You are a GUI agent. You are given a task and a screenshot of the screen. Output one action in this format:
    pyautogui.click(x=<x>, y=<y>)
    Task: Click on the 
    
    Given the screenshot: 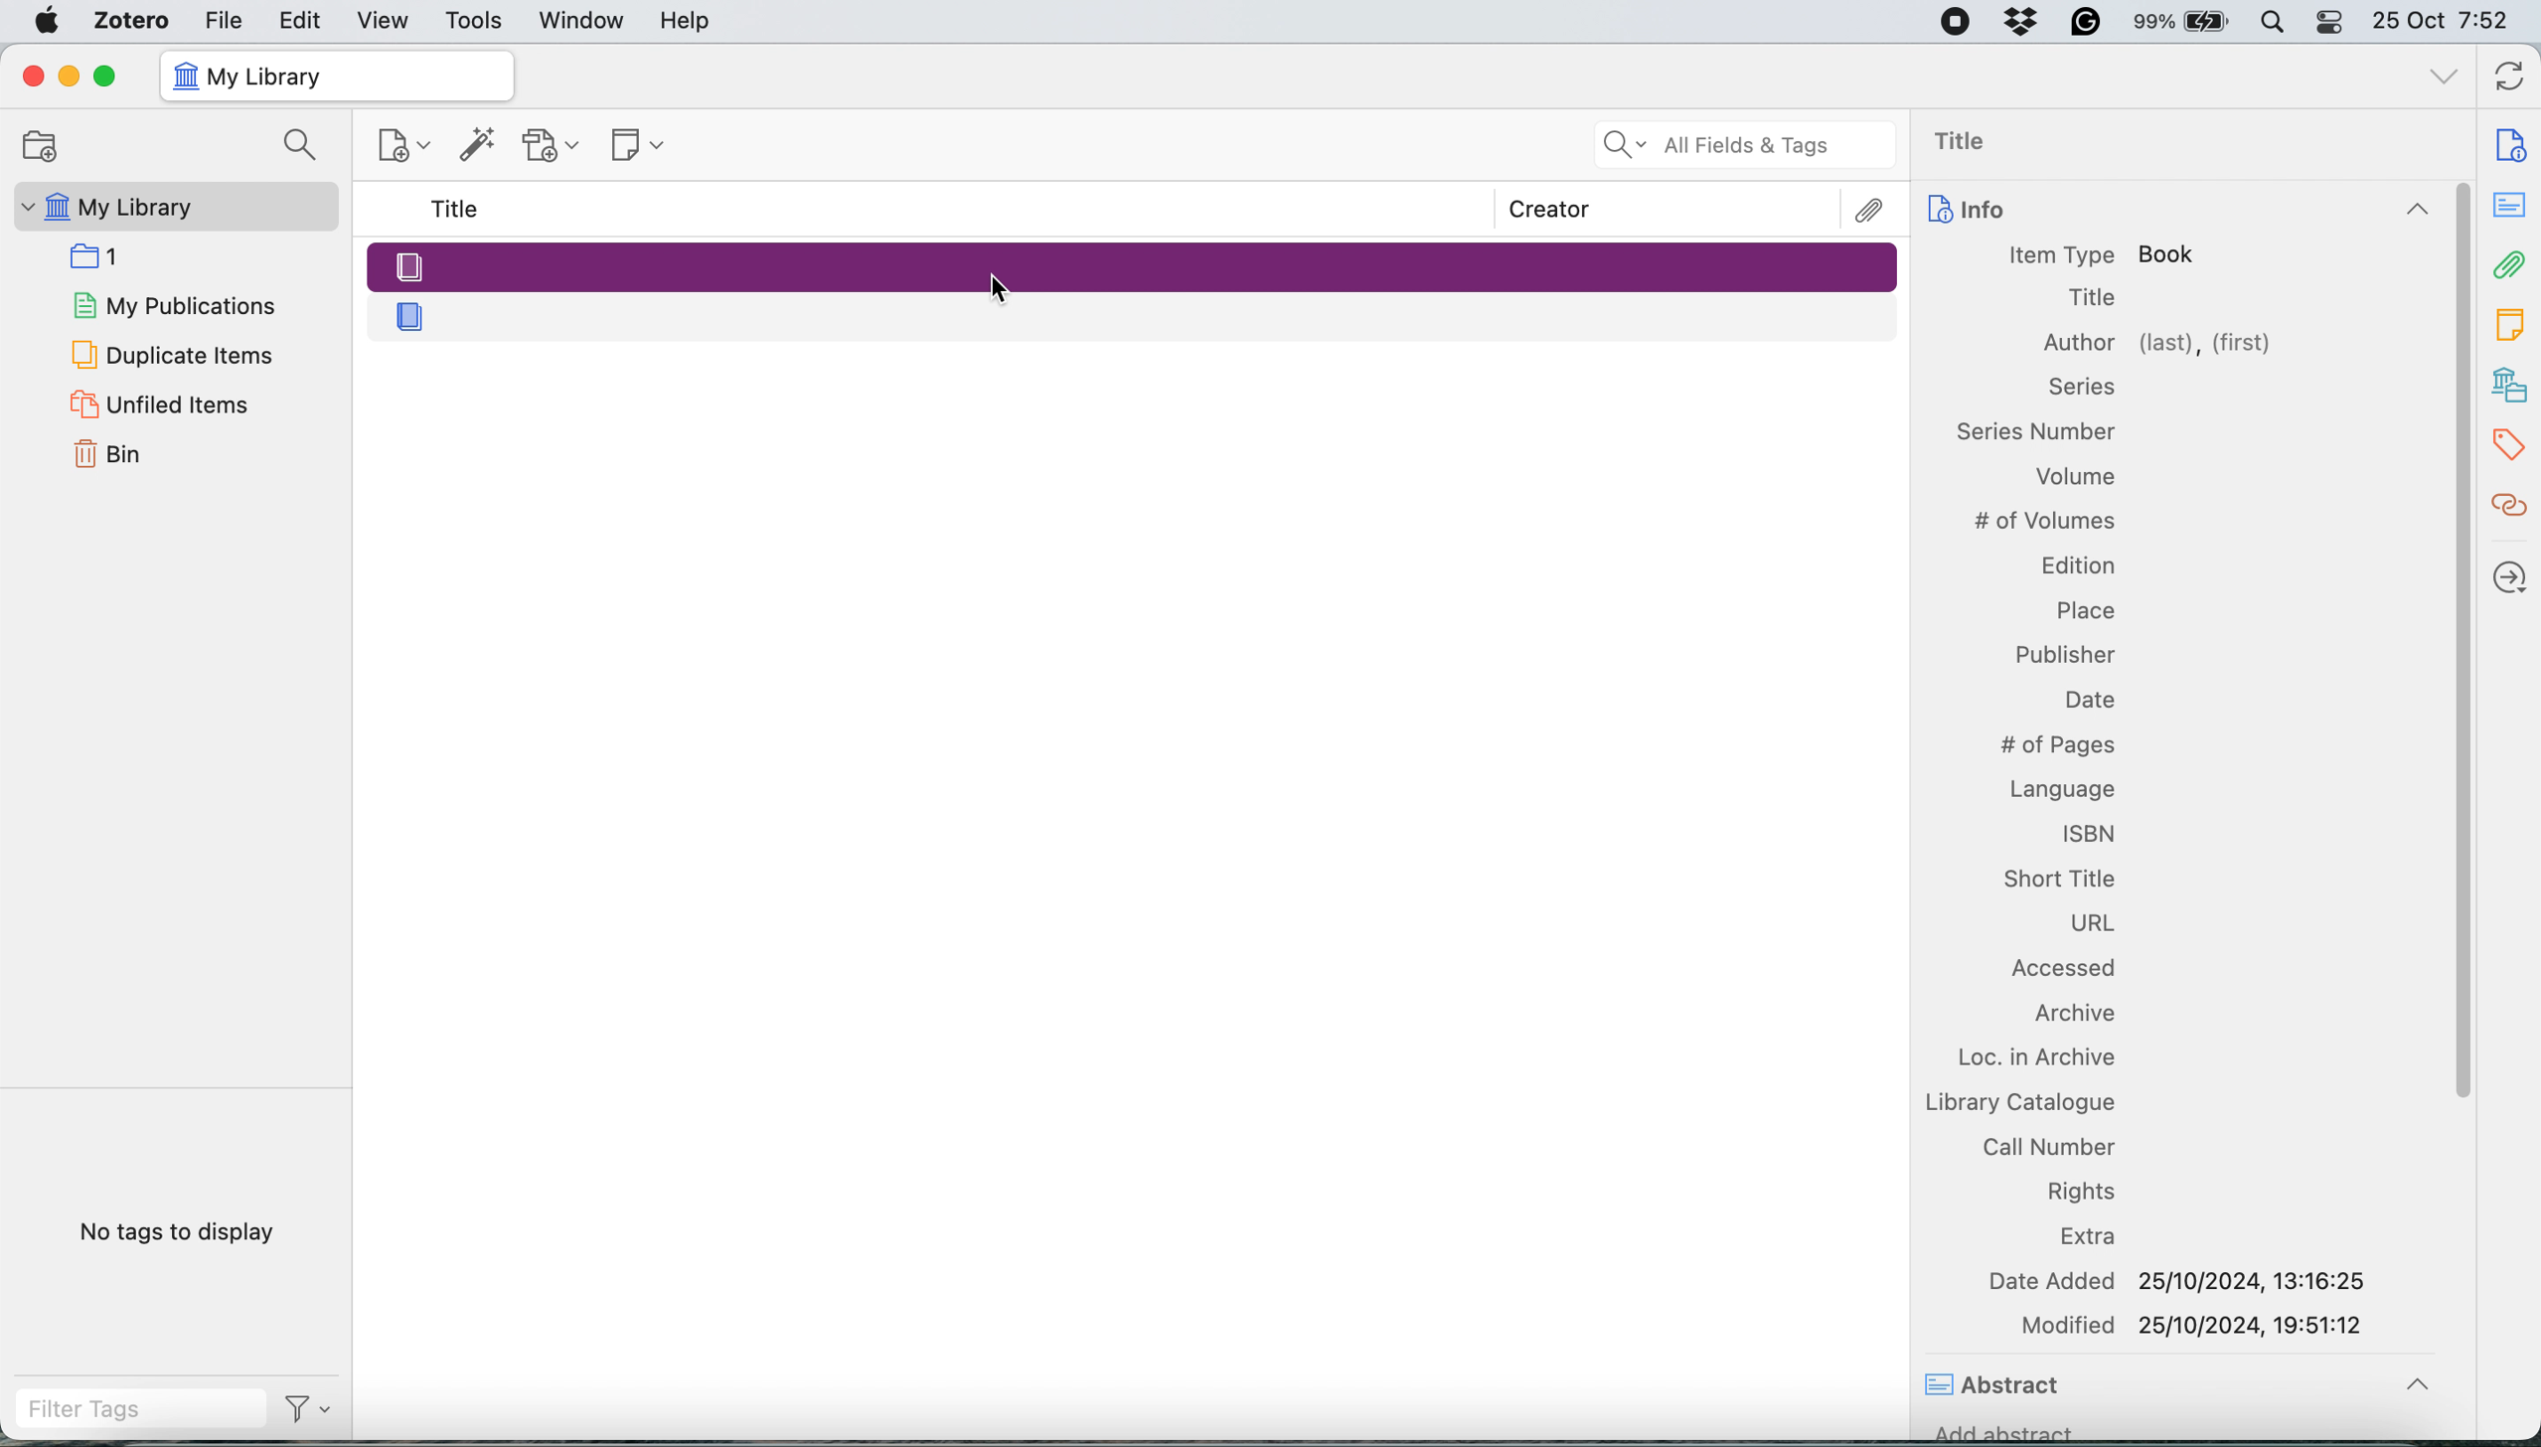 What is the action you would take?
    pyautogui.click(x=2036, y=429)
    